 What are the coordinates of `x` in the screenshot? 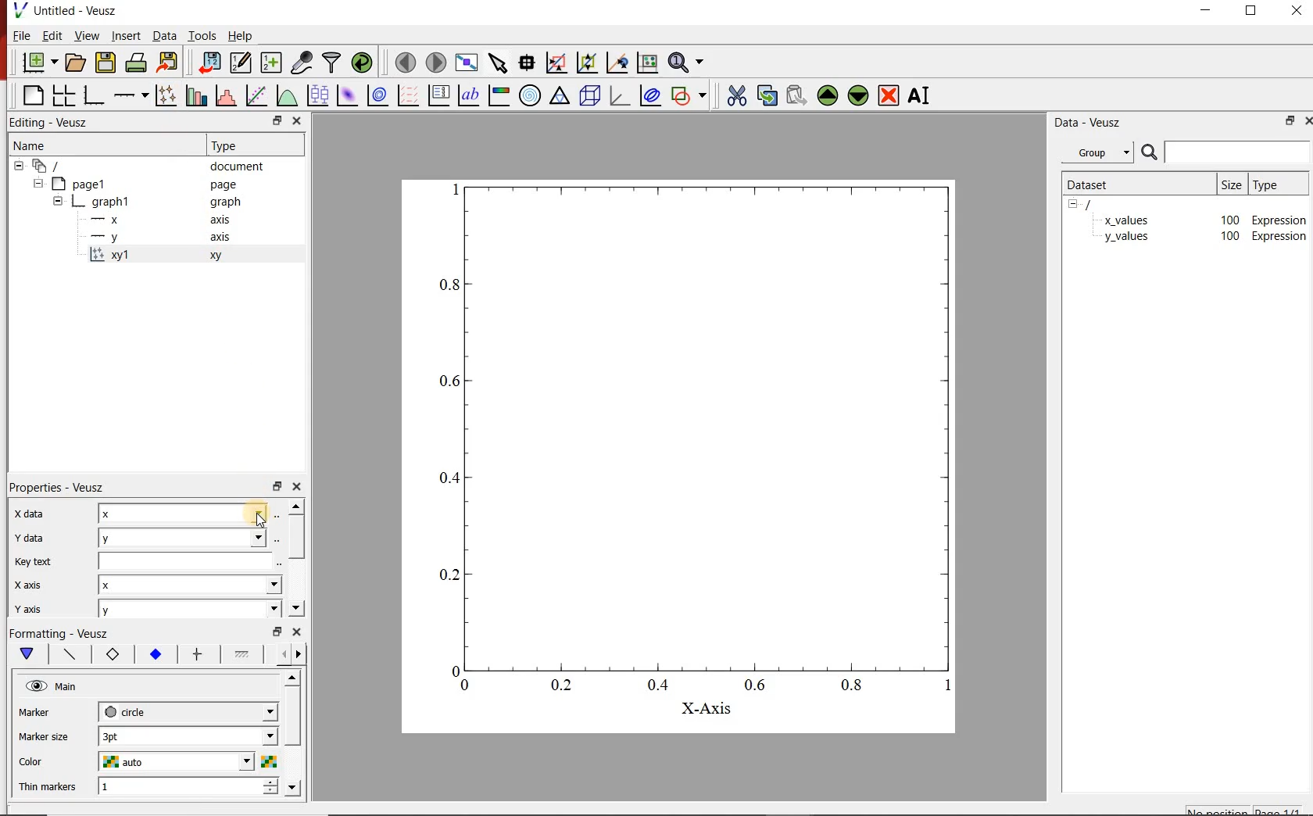 It's located at (182, 513).